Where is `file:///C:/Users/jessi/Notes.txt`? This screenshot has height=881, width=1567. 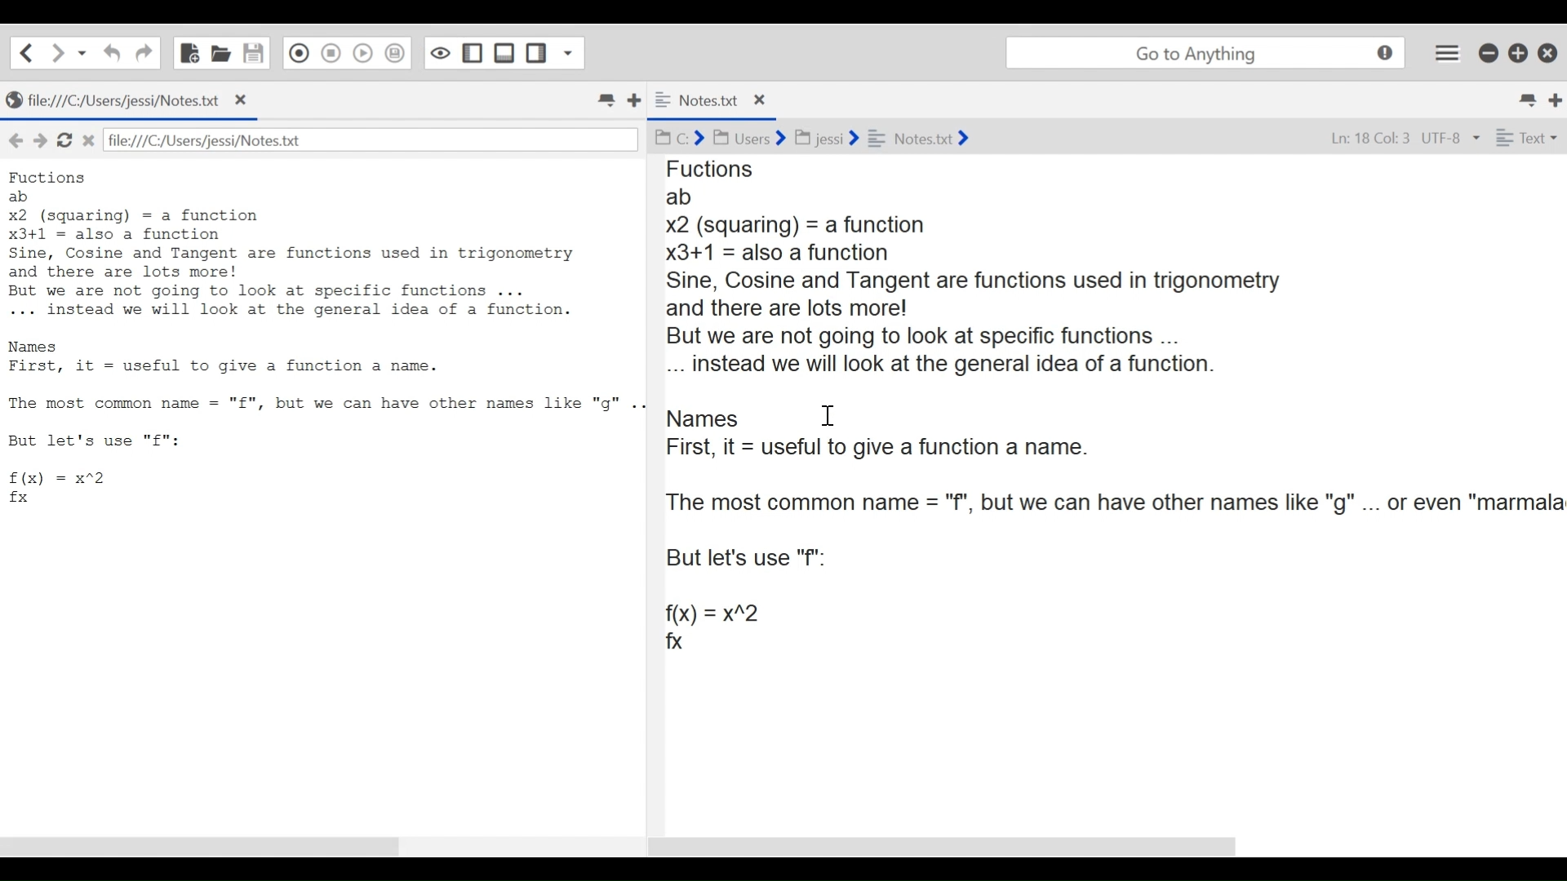
file:///C:/Users/jessi/Notes.txt is located at coordinates (118, 100).